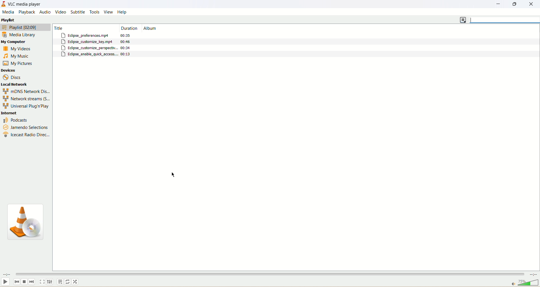  Describe the element at coordinates (18, 84) in the screenshot. I see `local network` at that location.